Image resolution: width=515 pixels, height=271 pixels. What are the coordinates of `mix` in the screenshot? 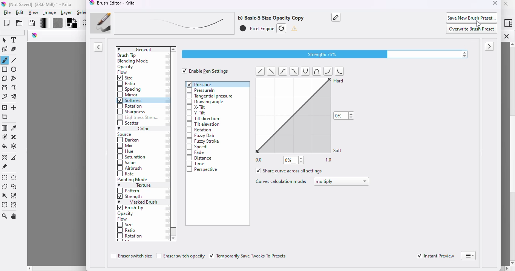 It's located at (126, 146).